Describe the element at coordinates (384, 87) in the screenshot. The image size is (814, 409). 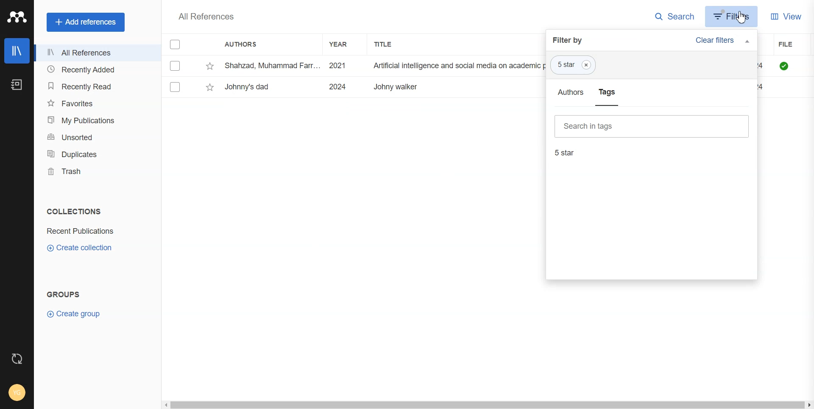
I see `Ezquerro, L.; Coimbra, R.; ... 2023 Large dinosaur egg accumulations and their significance for understanding ne... Geoscience Frontiers ~~ 12/18/2024` at that location.